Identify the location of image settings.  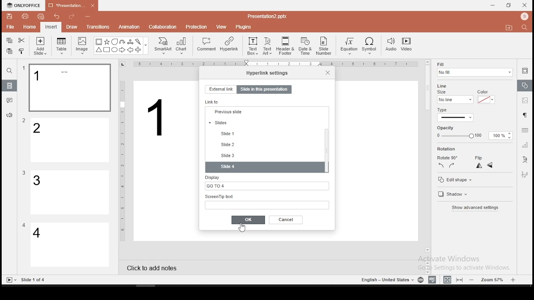
(524, 101).